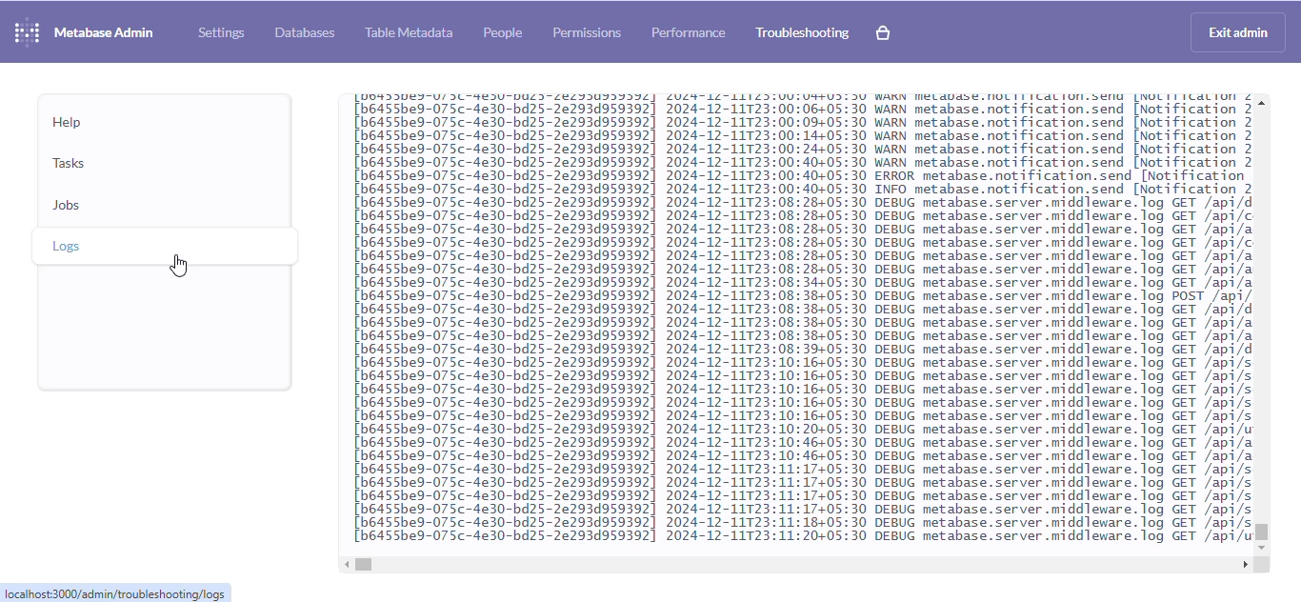 The width and height of the screenshot is (1301, 602). I want to click on settings, so click(221, 33).